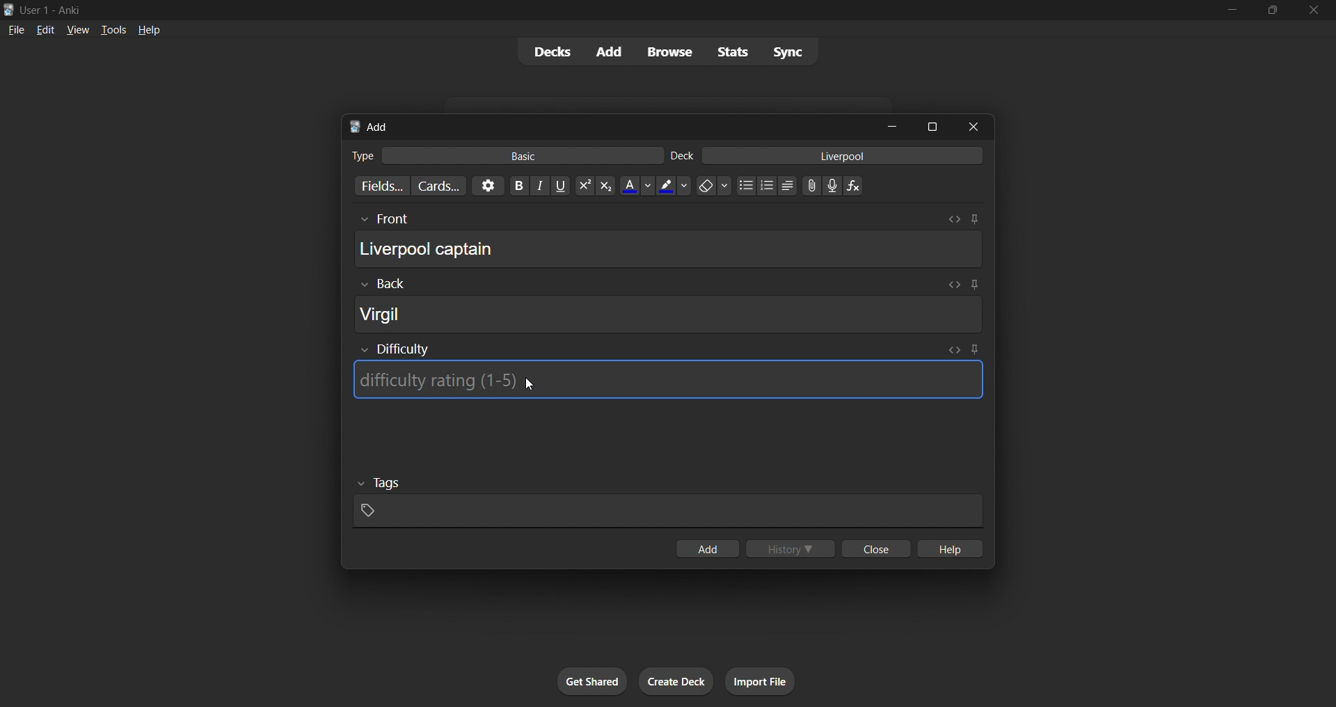 This screenshot has height=707, width=1336. What do you see at coordinates (676, 681) in the screenshot?
I see `create deck` at bounding box center [676, 681].